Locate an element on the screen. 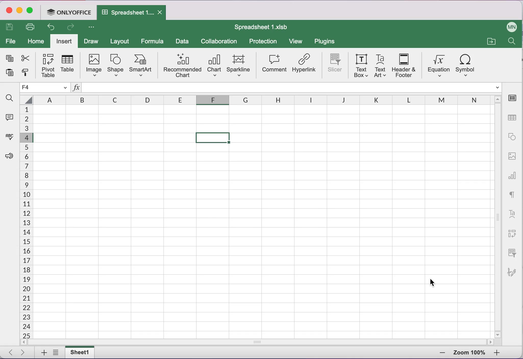 This screenshot has height=359, width=523. pivot table is located at coordinates (49, 65).